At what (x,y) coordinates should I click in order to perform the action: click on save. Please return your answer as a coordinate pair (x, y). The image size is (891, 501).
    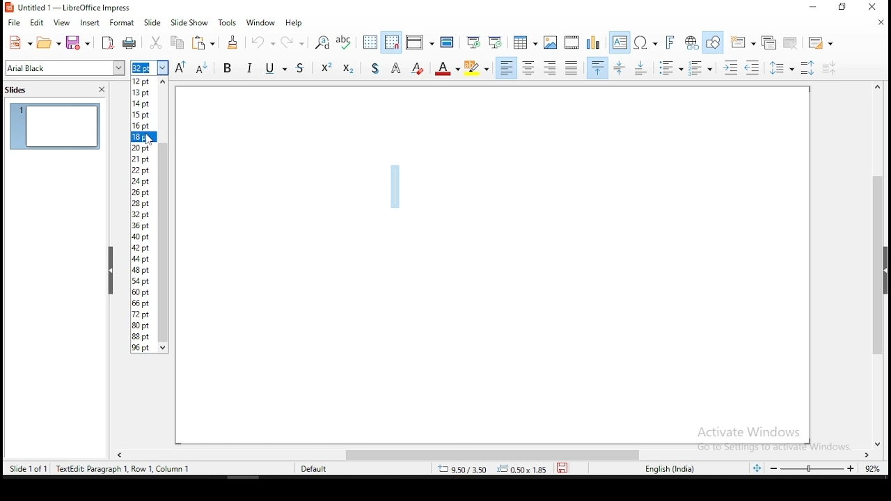
    Looking at the image, I should click on (562, 468).